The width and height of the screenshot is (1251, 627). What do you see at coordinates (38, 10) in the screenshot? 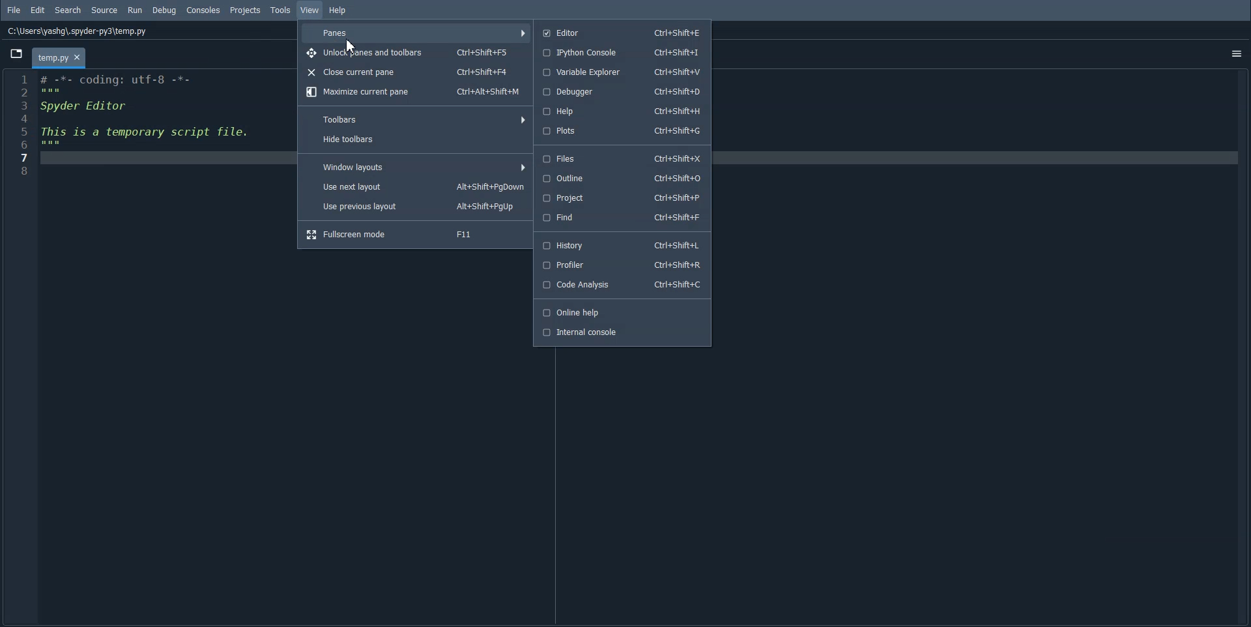
I see `Edit` at bounding box center [38, 10].